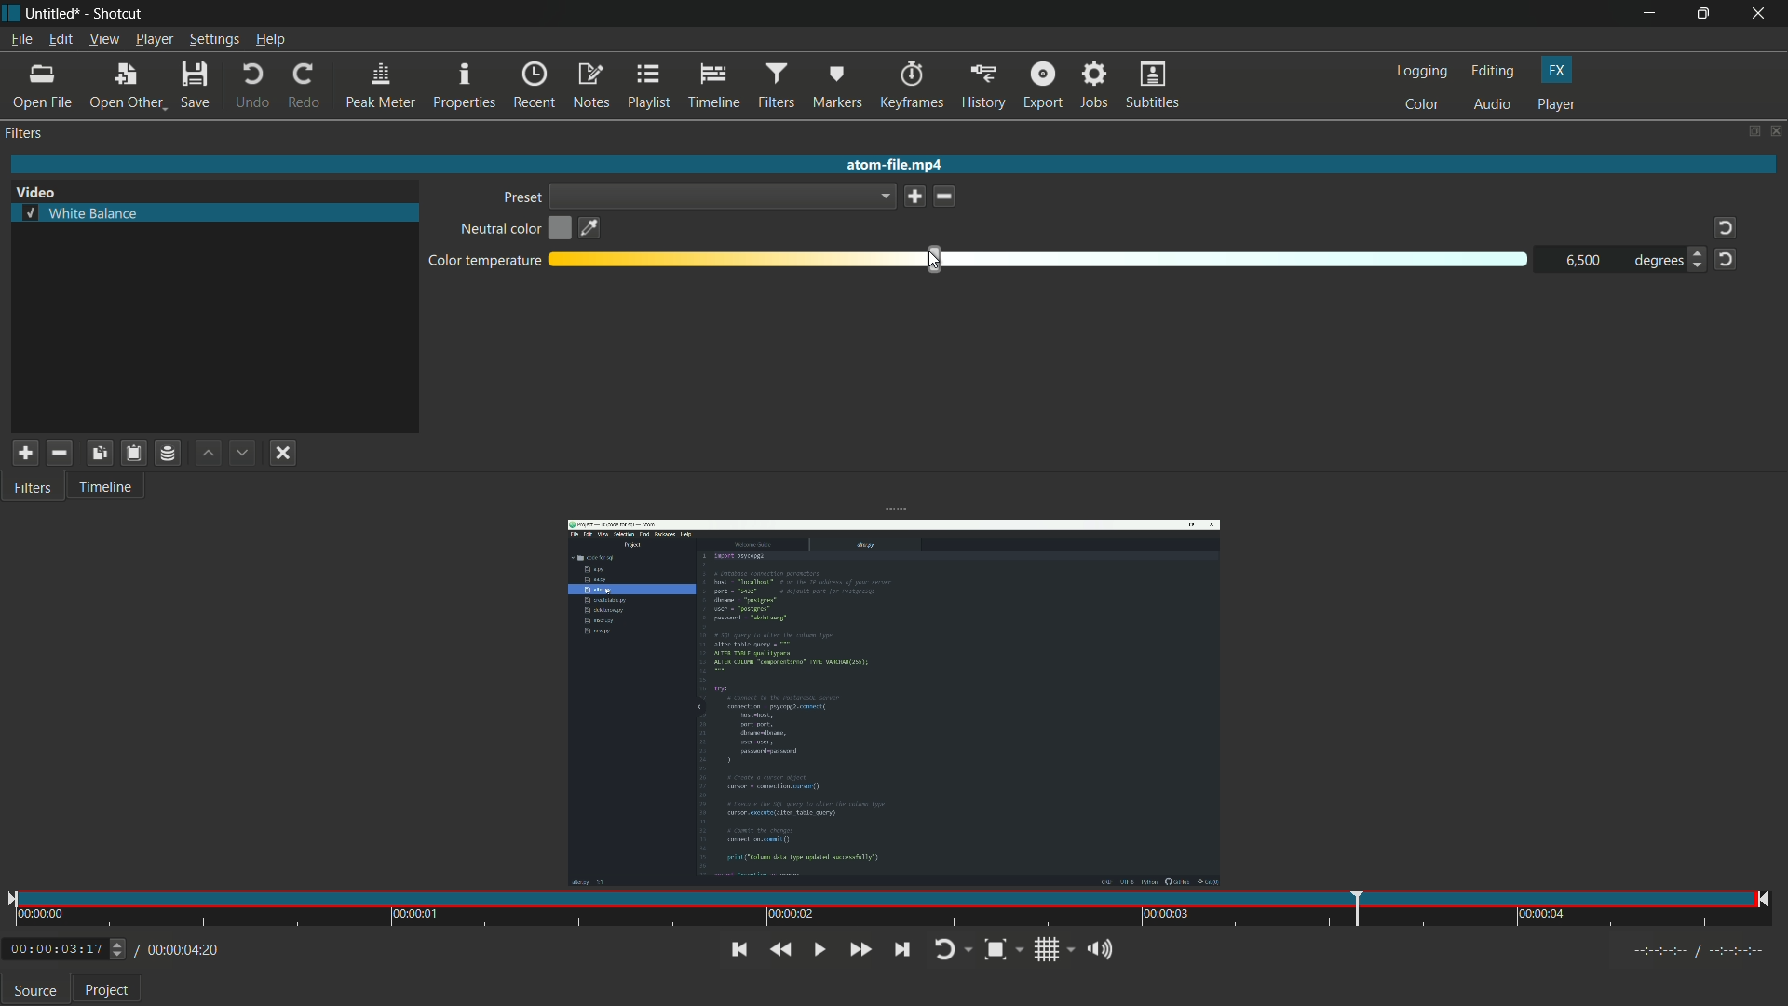 The width and height of the screenshot is (1788, 1006). Describe the element at coordinates (24, 455) in the screenshot. I see `add filter` at that location.